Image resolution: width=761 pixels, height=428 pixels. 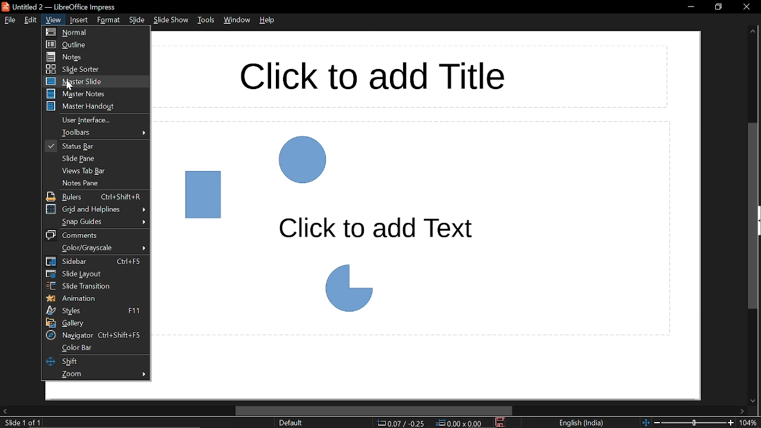 I want to click on Move left, so click(x=5, y=411).